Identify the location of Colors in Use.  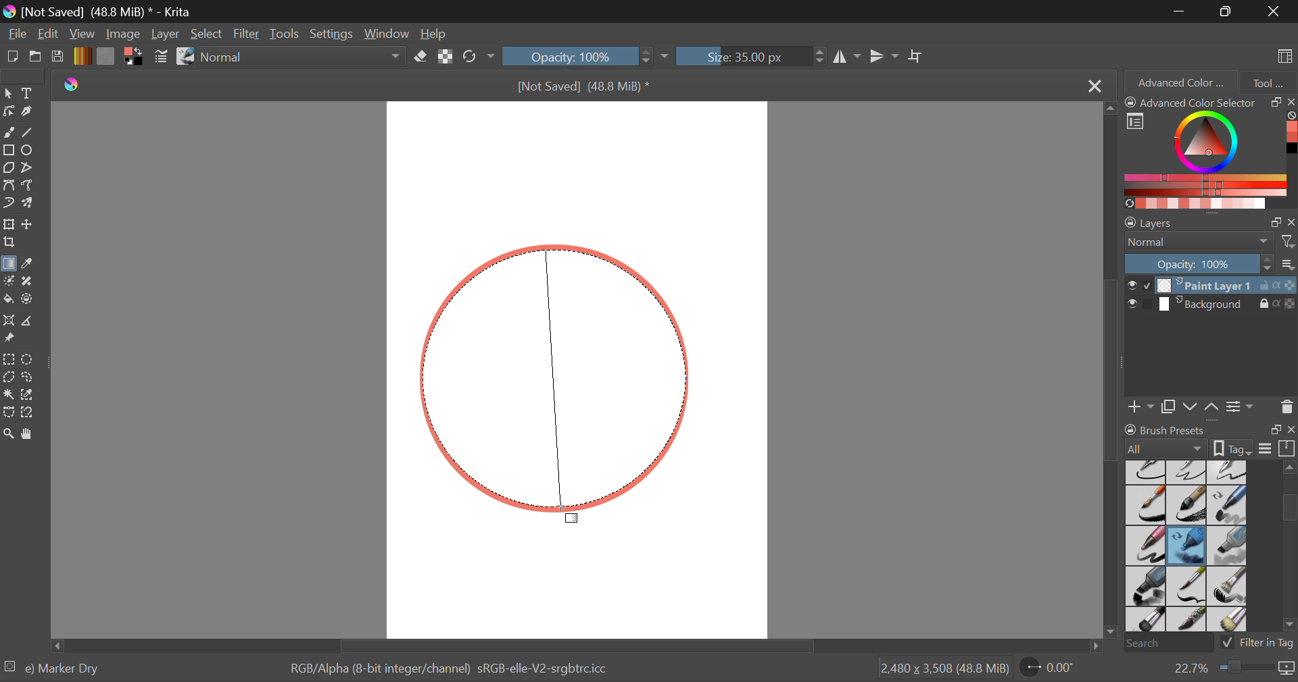
(133, 57).